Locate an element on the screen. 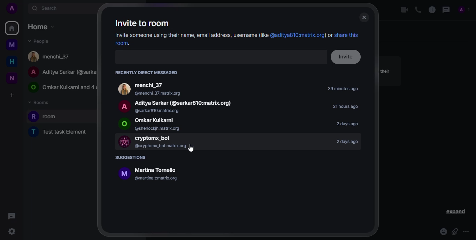  expand is located at coordinates (454, 212).